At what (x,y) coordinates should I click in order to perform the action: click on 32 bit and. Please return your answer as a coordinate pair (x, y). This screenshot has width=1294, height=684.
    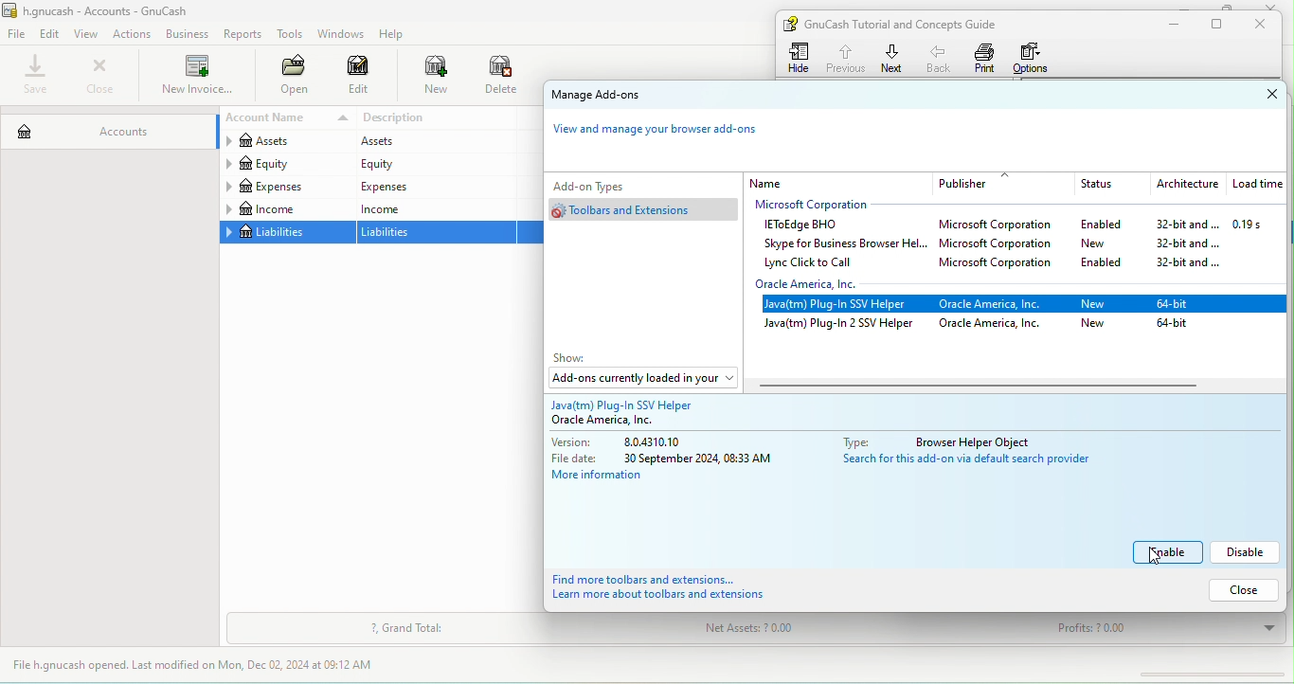
    Looking at the image, I should click on (1180, 225).